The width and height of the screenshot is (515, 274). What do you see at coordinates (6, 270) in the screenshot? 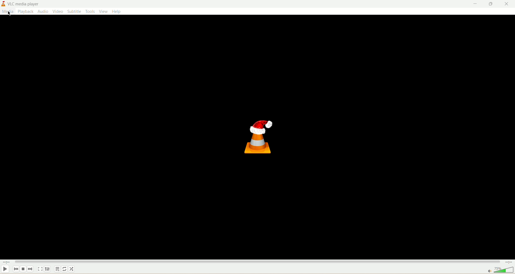
I see `play` at bounding box center [6, 270].